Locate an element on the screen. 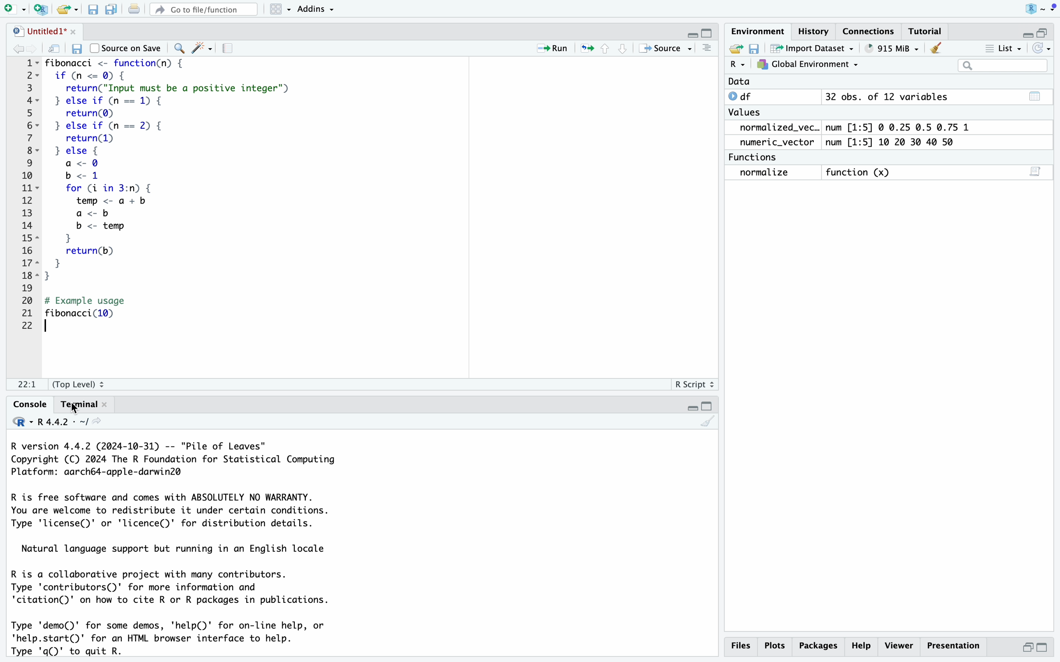 This screenshot has height=662, width=1060. minimize is located at coordinates (689, 404).